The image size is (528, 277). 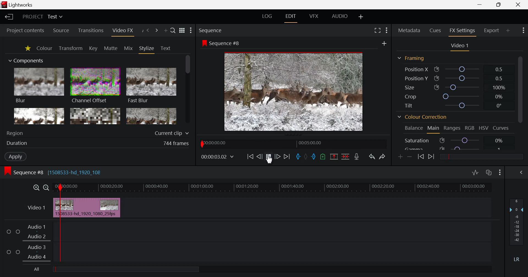 I want to click on Curves, so click(x=501, y=128).